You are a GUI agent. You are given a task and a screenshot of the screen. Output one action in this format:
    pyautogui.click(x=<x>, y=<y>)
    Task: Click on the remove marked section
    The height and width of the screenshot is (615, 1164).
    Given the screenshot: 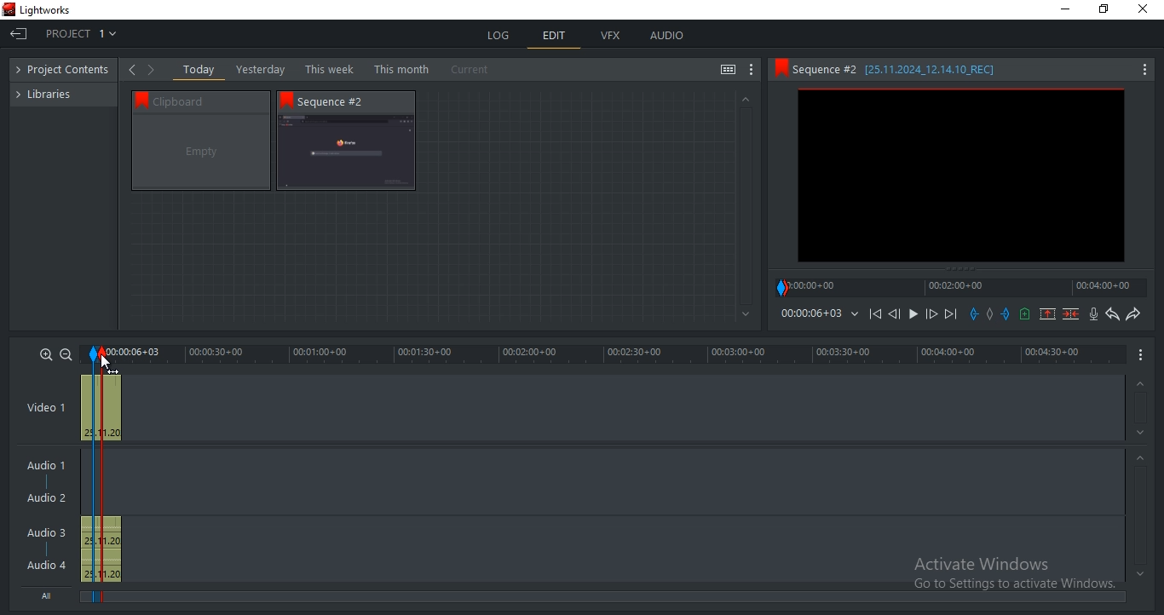 What is the action you would take?
    pyautogui.click(x=1047, y=313)
    